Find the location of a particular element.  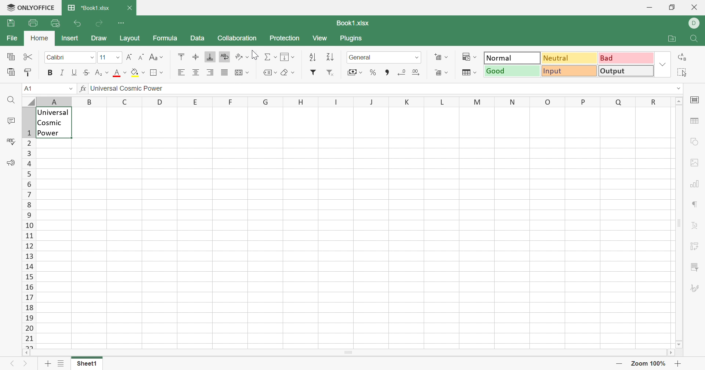

Quick Print is located at coordinates (55, 24).